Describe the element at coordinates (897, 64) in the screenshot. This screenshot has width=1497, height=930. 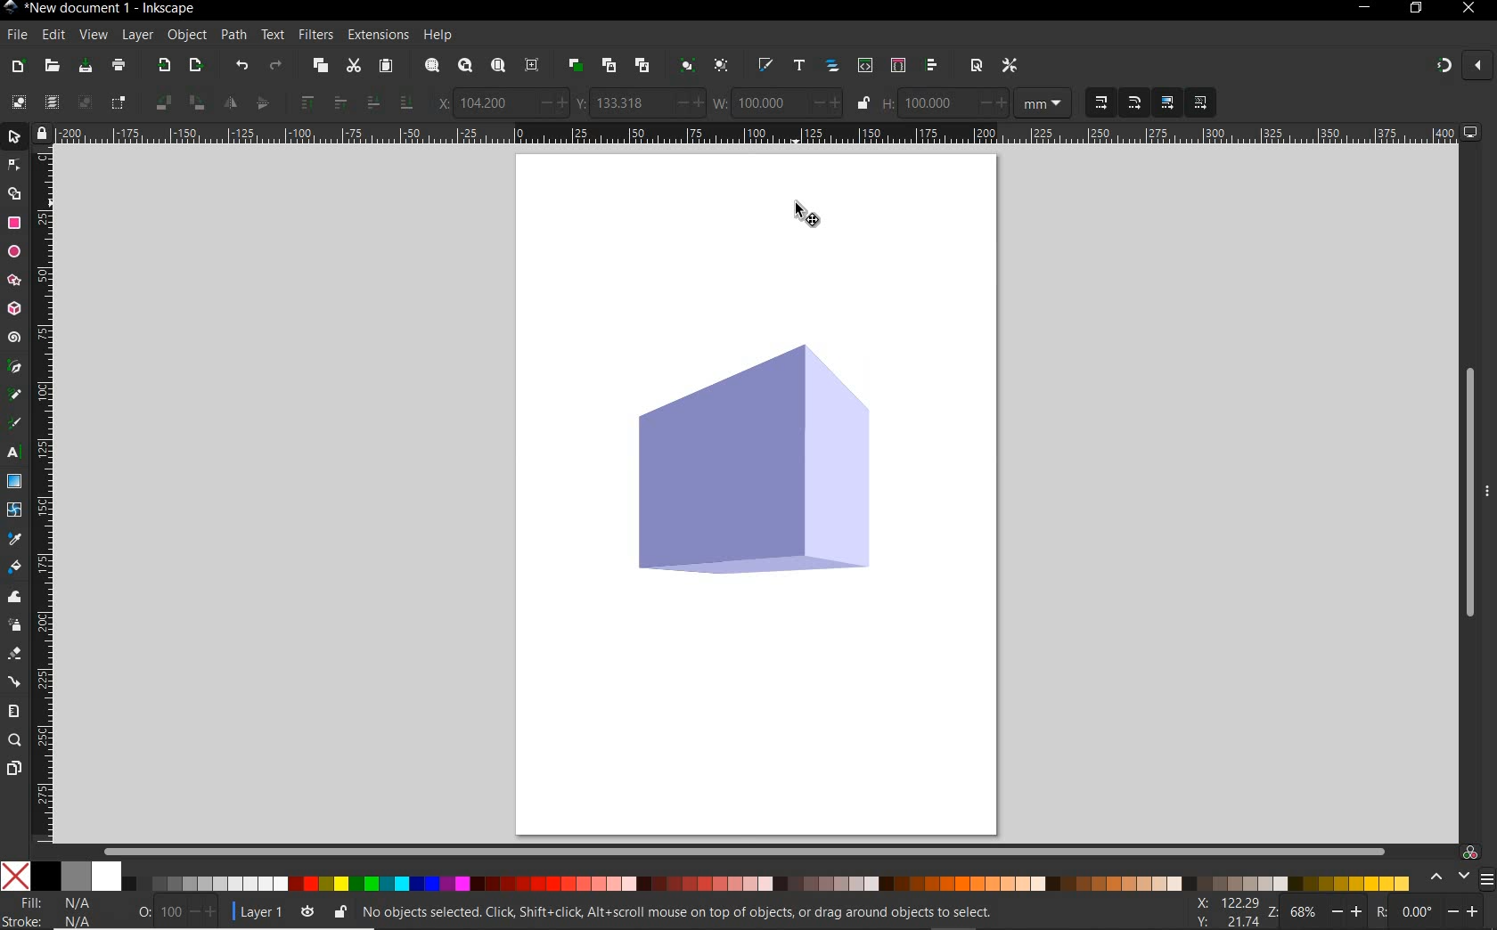
I see `open selectors` at that location.